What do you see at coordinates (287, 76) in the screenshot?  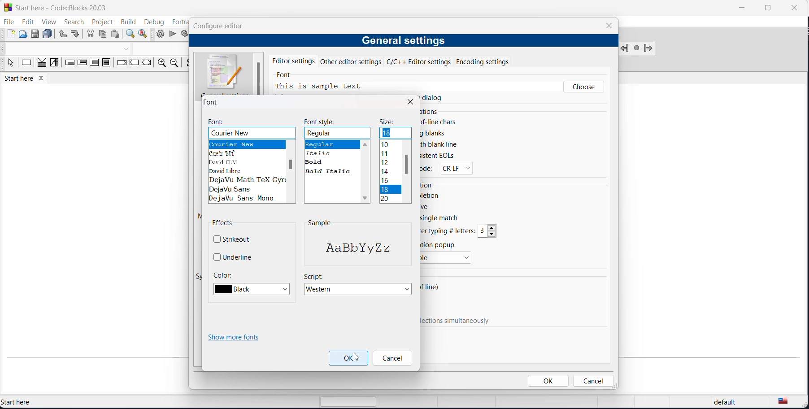 I see `font` at bounding box center [287, 76].